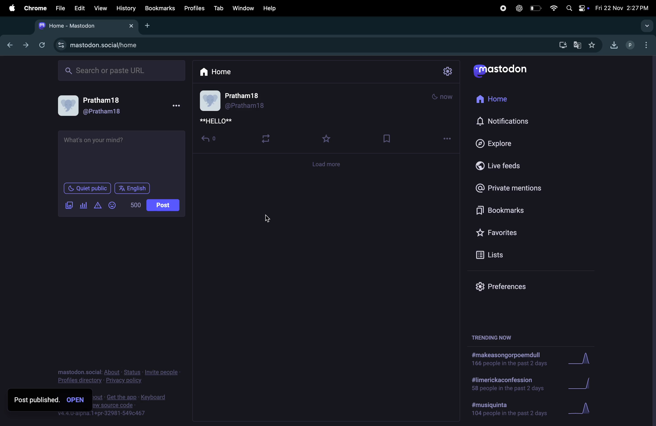 The image size is (656, 426). Describe the element at coordinates (121, 70) in the screenshot. I see `search ba` at that location.